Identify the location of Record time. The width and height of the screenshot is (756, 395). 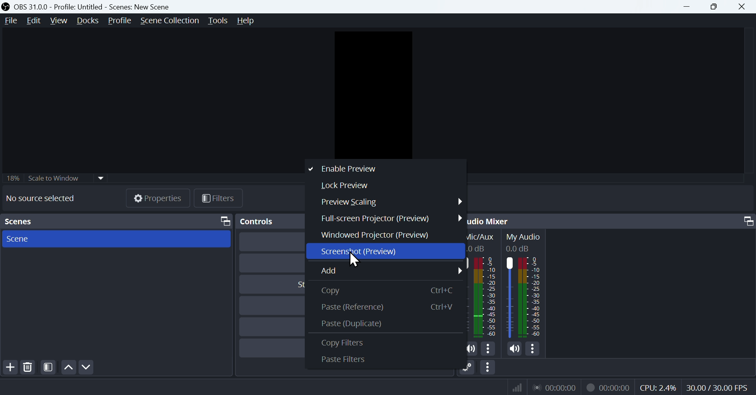
(609, 386).